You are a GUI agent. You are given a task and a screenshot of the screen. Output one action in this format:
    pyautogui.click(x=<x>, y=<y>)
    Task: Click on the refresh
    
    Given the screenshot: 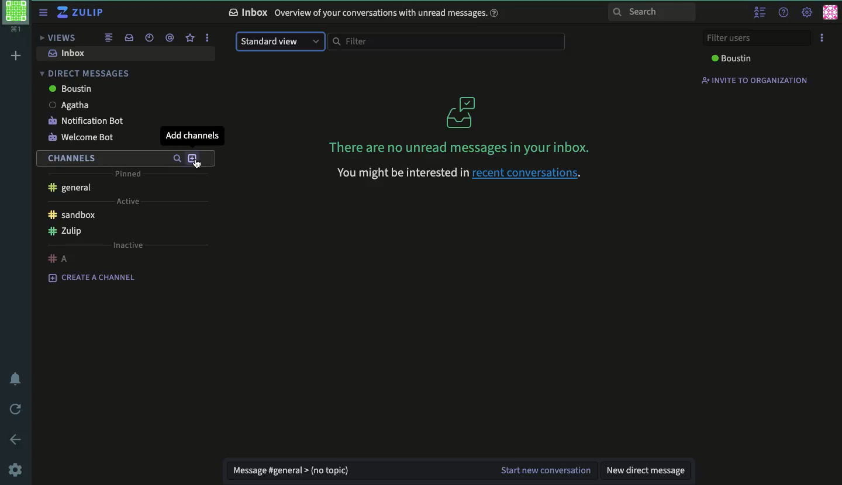 What is the action you would take?
    pyautogui.click(x=17, y=407)
    